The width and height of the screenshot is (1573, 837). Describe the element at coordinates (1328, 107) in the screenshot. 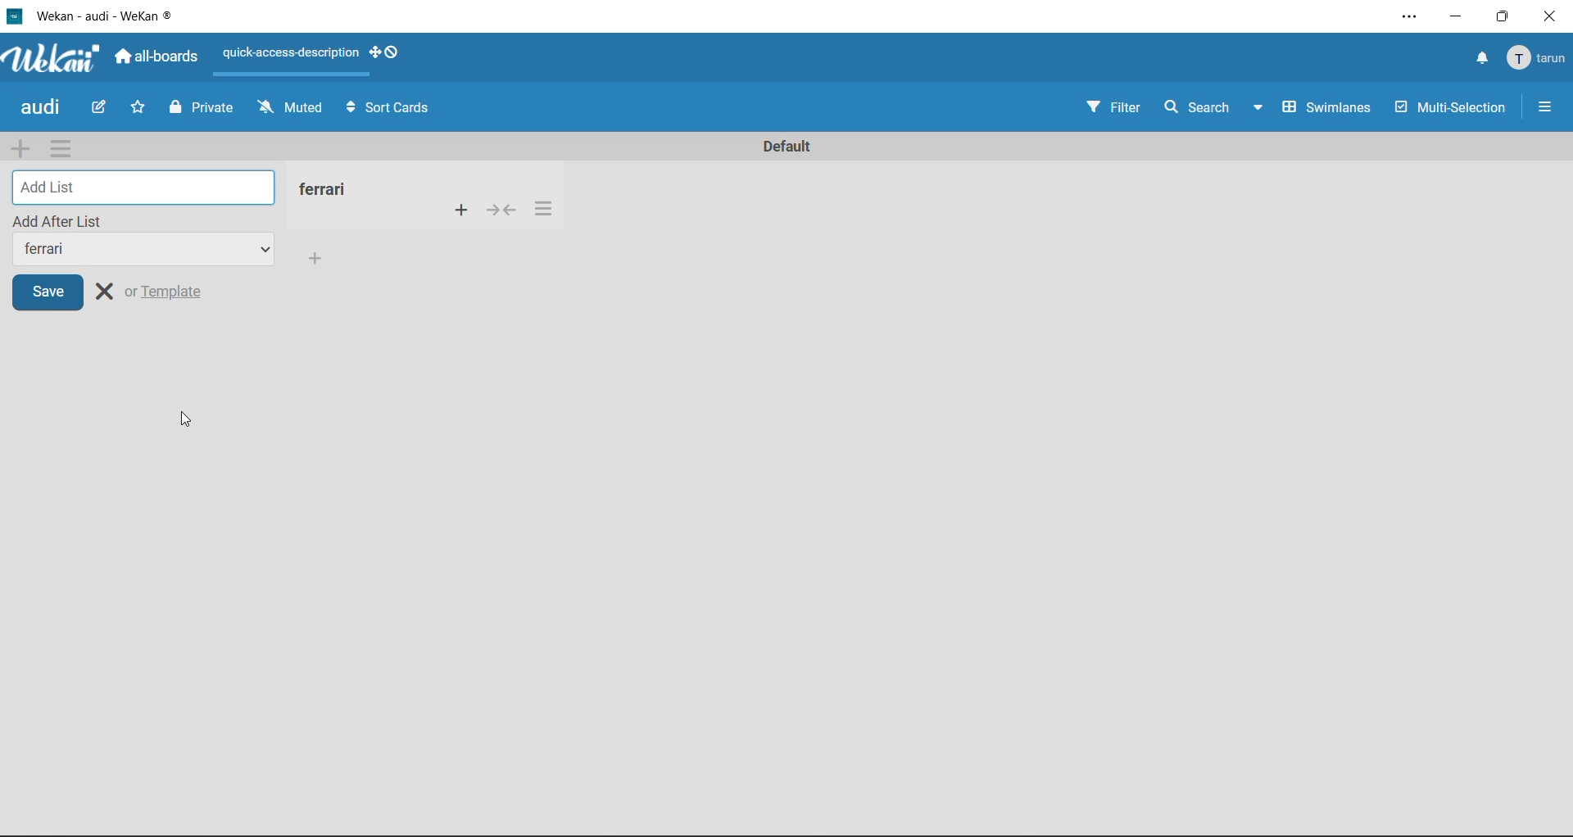

I see `swimlanes` at that location.